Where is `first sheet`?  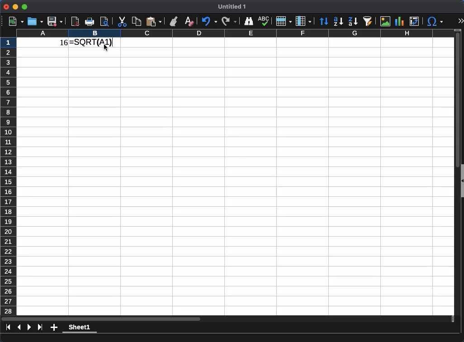 first sheet is located at coordinates (9, 327).